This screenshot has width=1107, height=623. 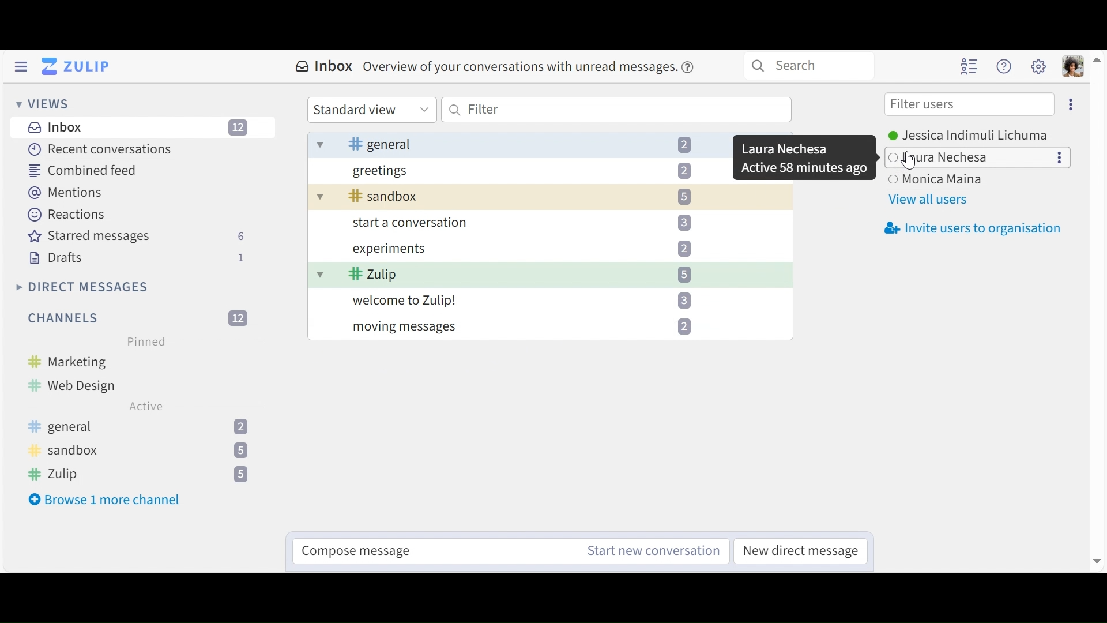 I want to click on general, so click(x=138, y=426).